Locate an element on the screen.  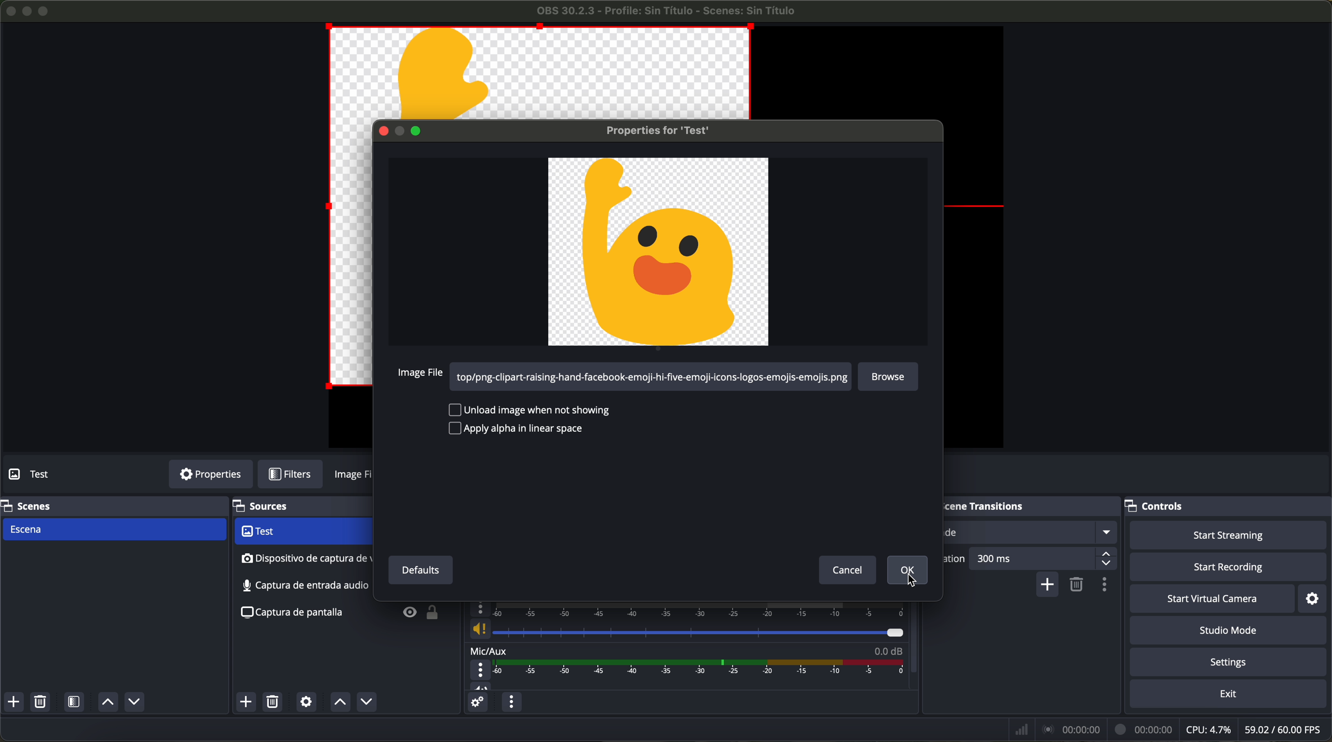
scroll down is located at coordinates (915, 628).